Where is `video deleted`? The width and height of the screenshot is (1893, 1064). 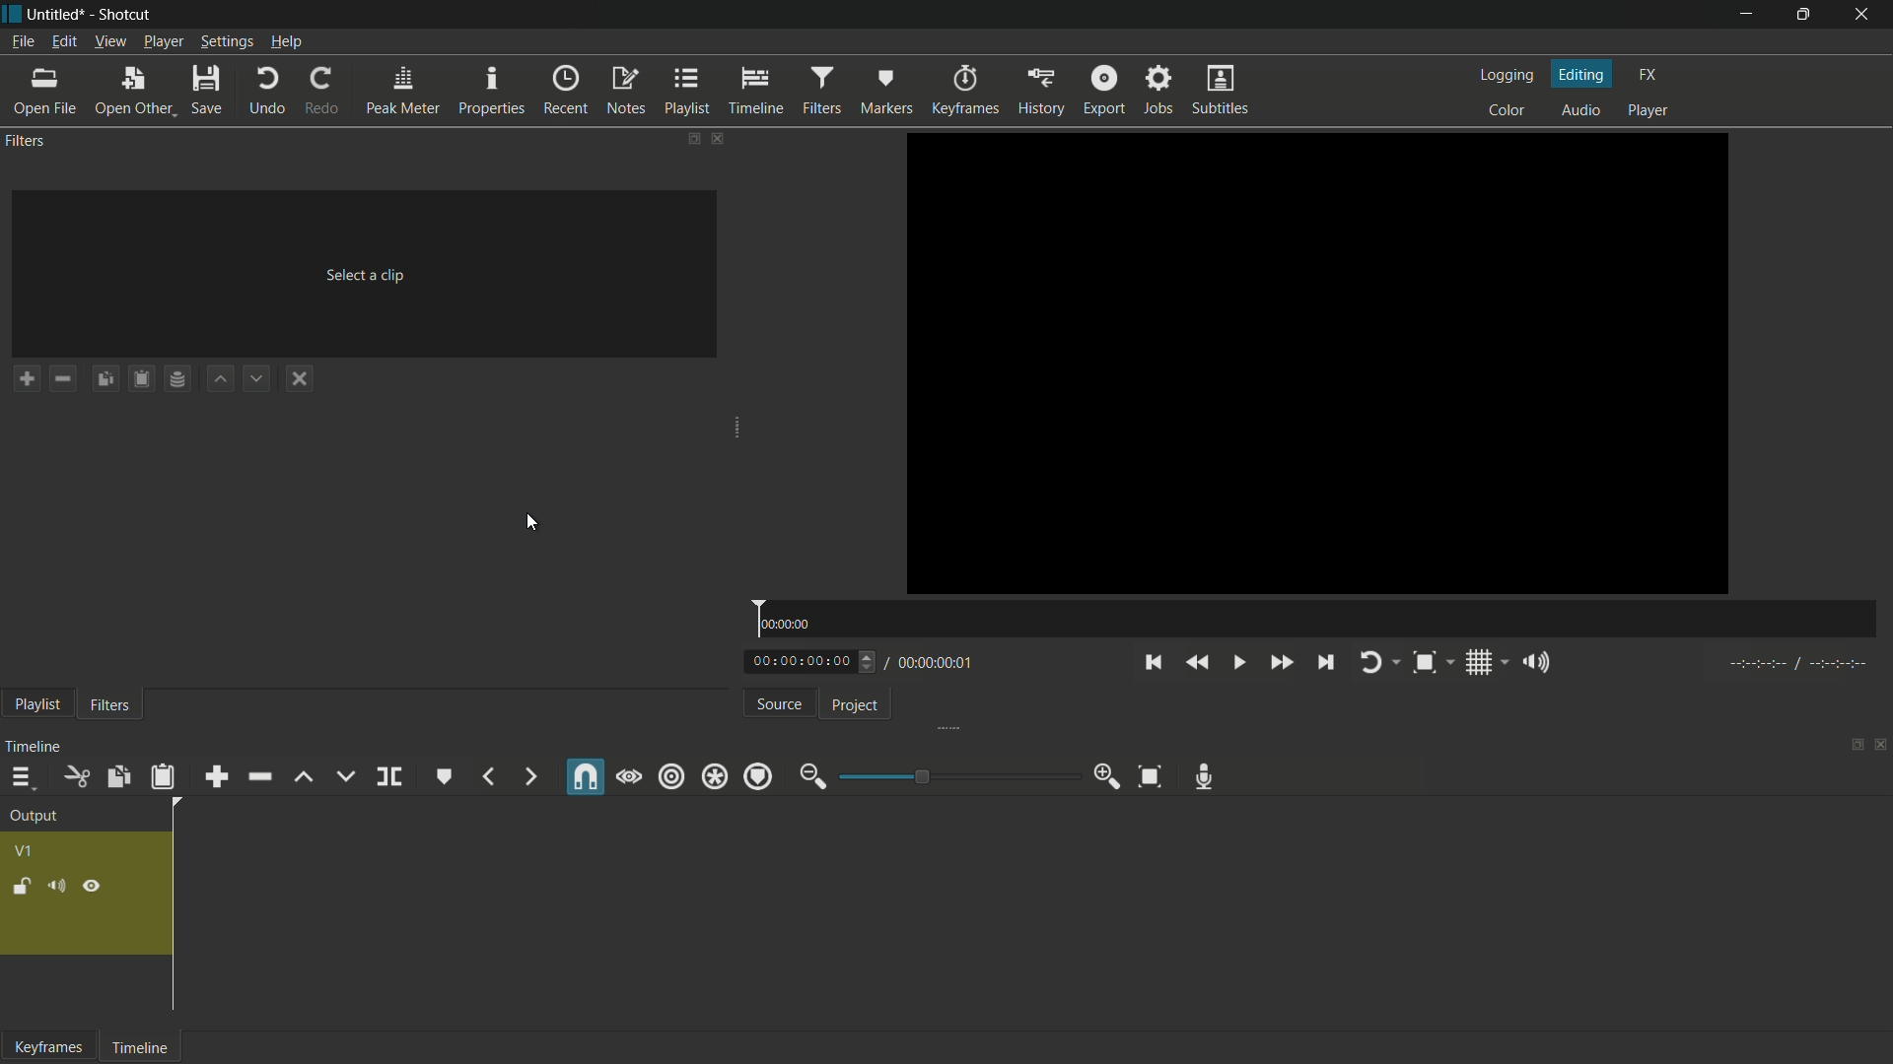
video deleted is located at coordinates (1317, 361).